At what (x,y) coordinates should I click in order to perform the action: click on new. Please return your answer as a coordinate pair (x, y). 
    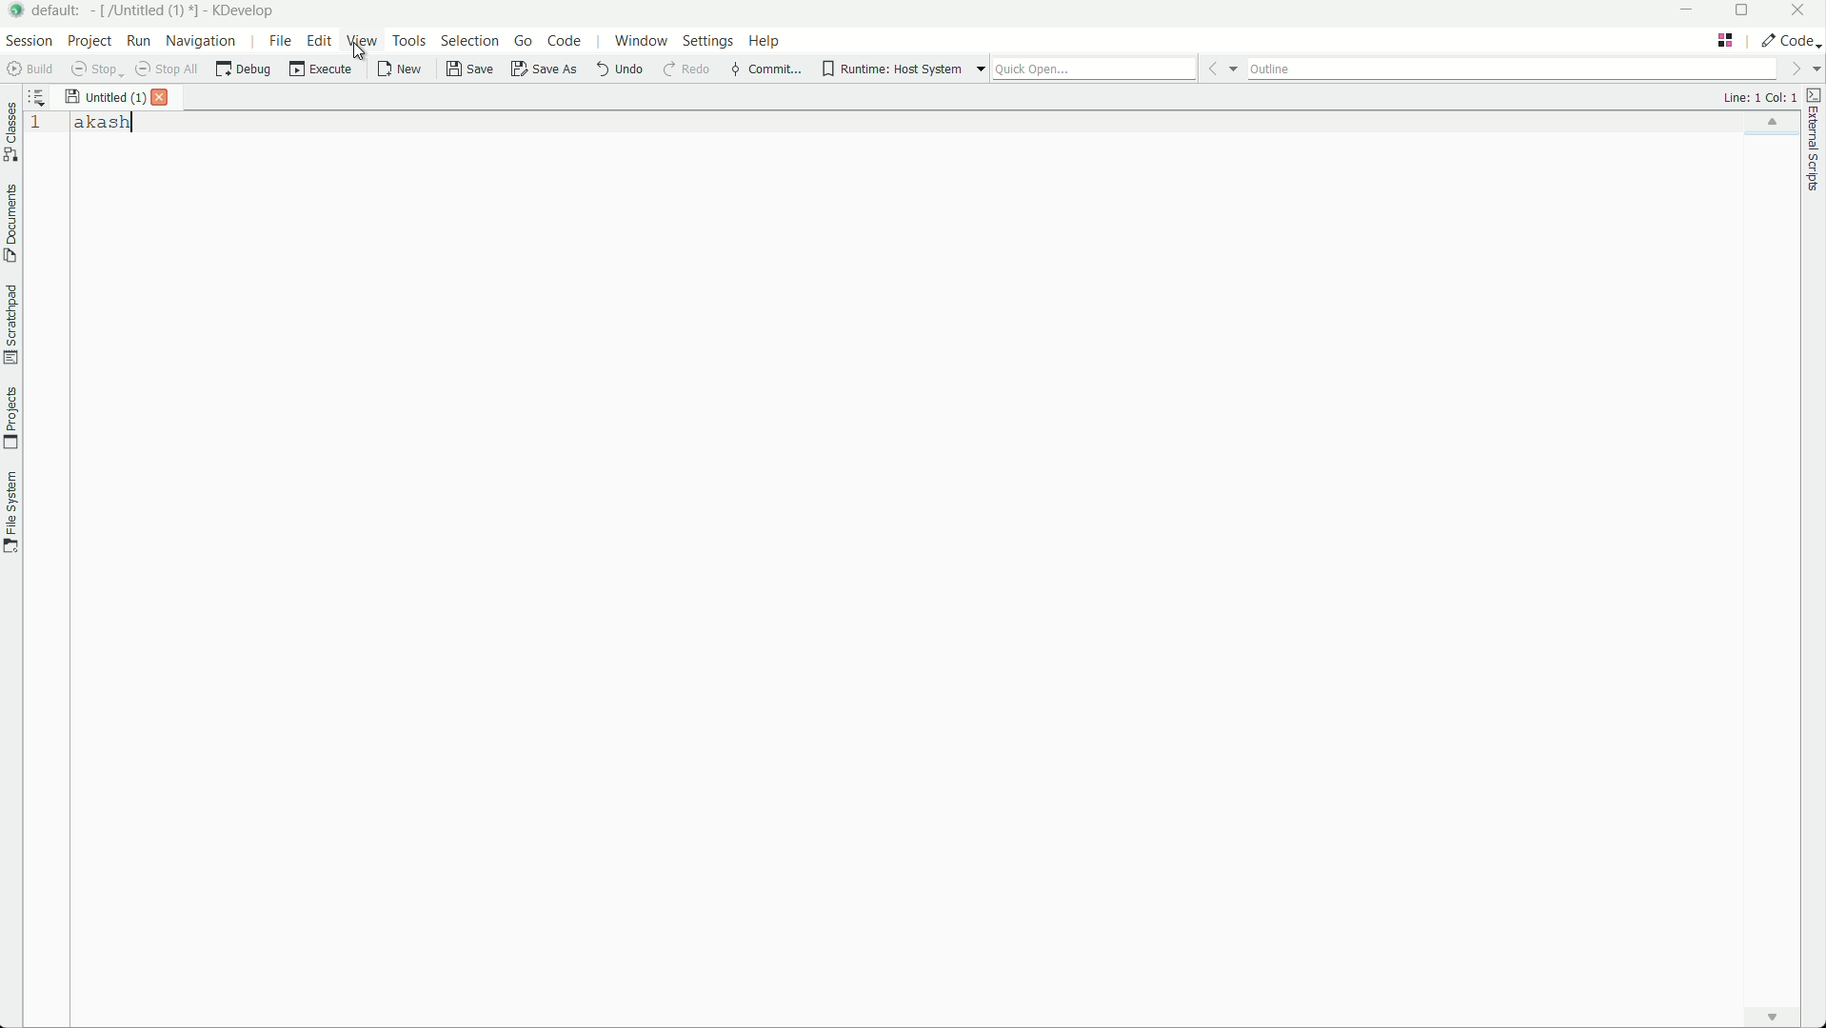
    Looking at the image, I should click on (400, 69).